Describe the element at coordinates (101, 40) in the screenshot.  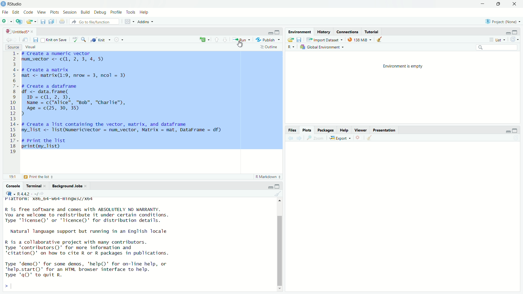
I see `Knit` at that location.